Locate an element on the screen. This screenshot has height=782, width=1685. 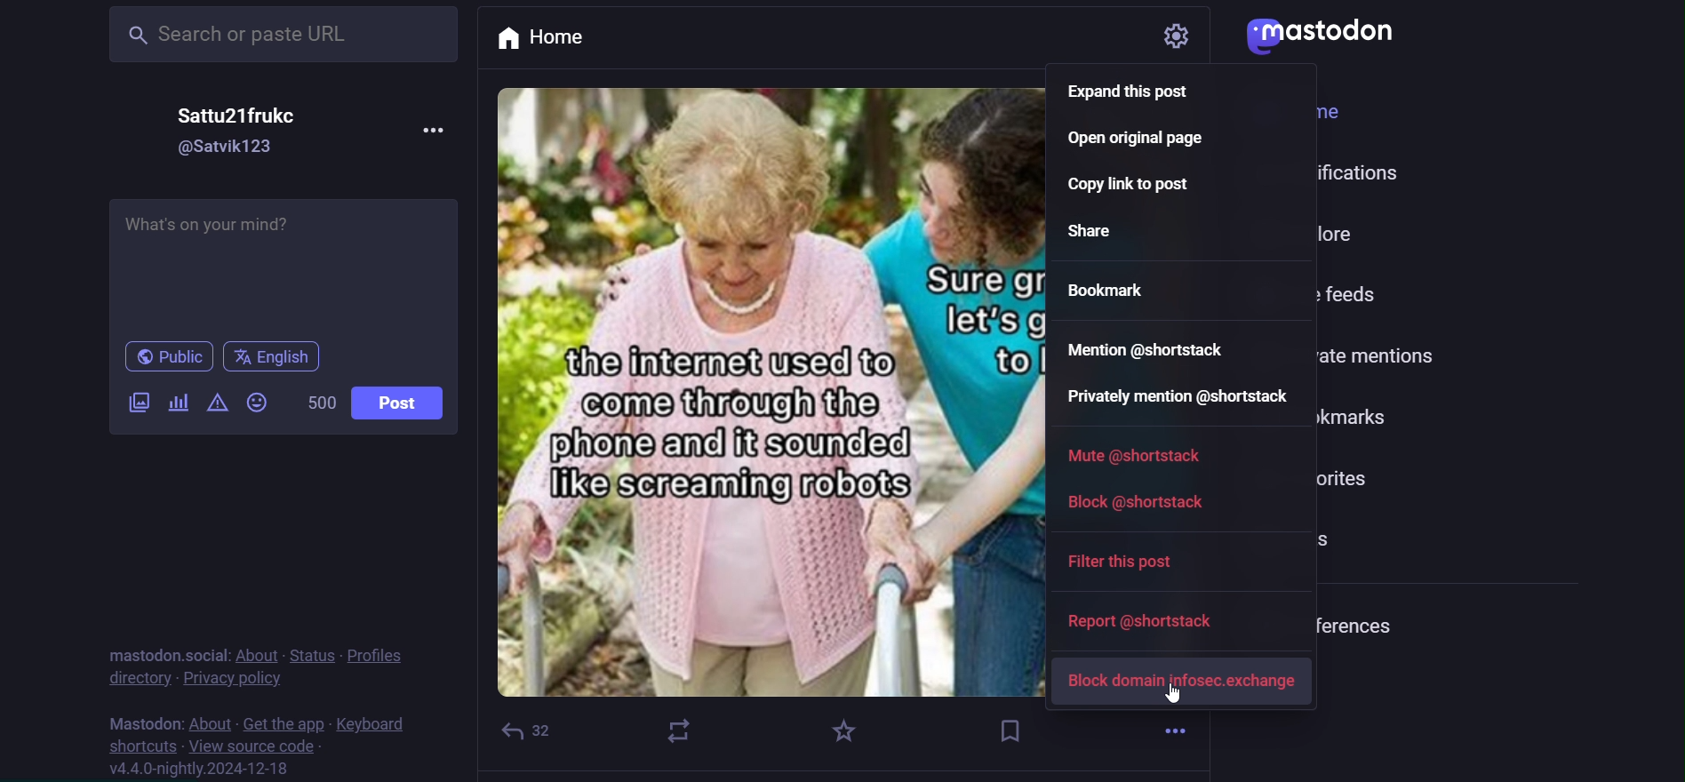
shortcut is located at coordinates (138, 746).